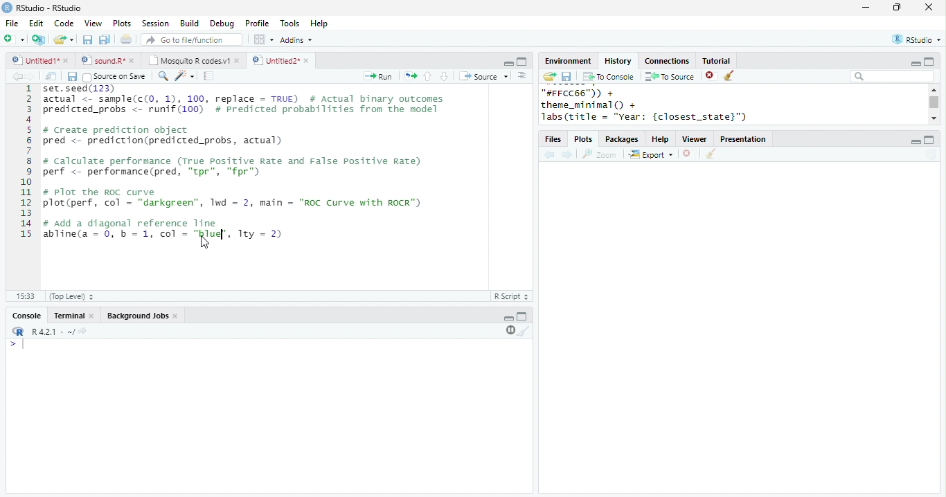 This screenshot has width=946, height=497. Describe the element at coordinates (915, 64) in the screenshot. I see `minimize` at that location.